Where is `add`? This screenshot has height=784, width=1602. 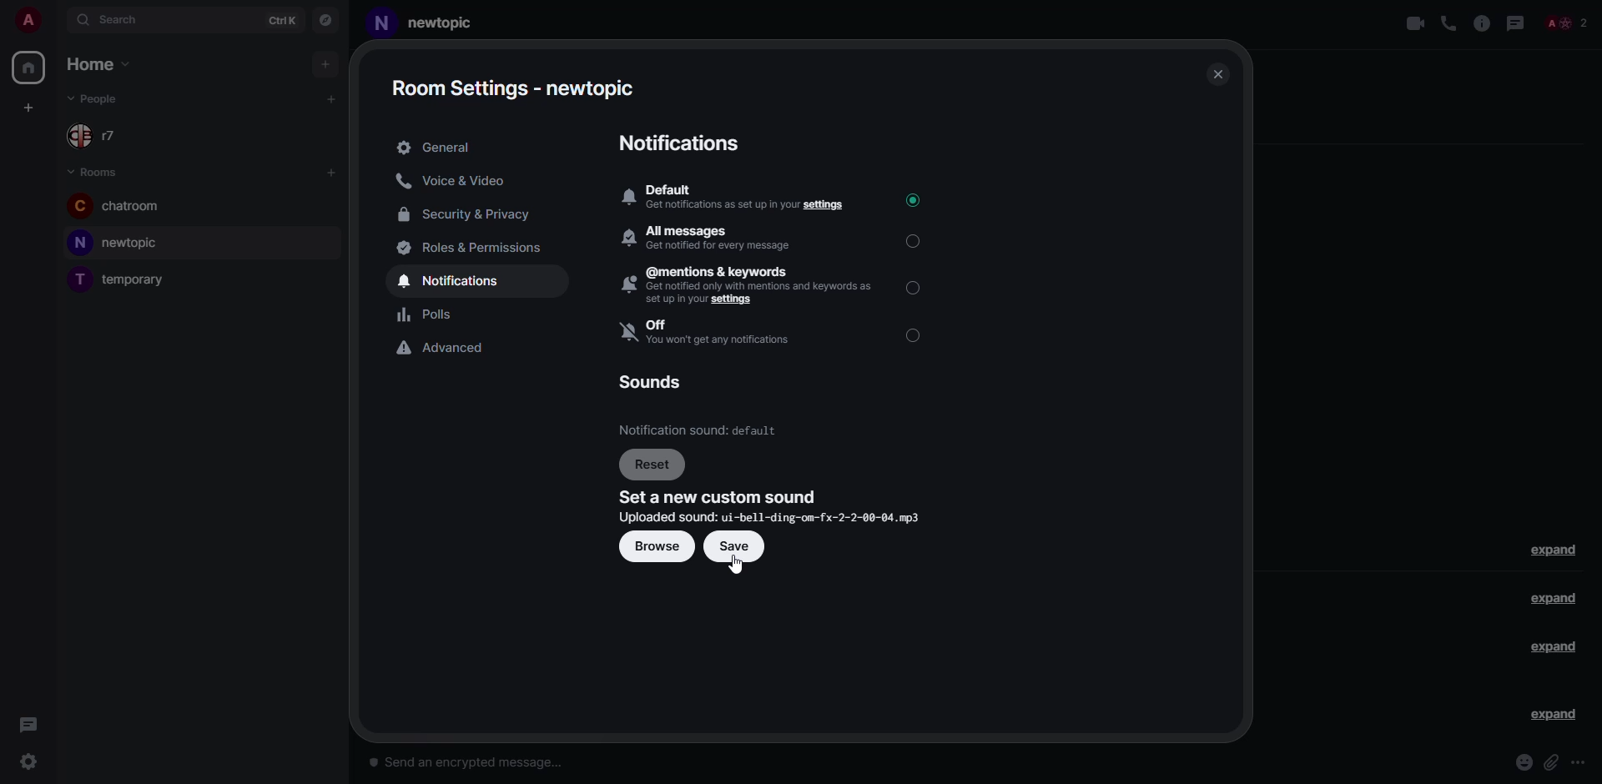 add is located at coordinates (328, 68).